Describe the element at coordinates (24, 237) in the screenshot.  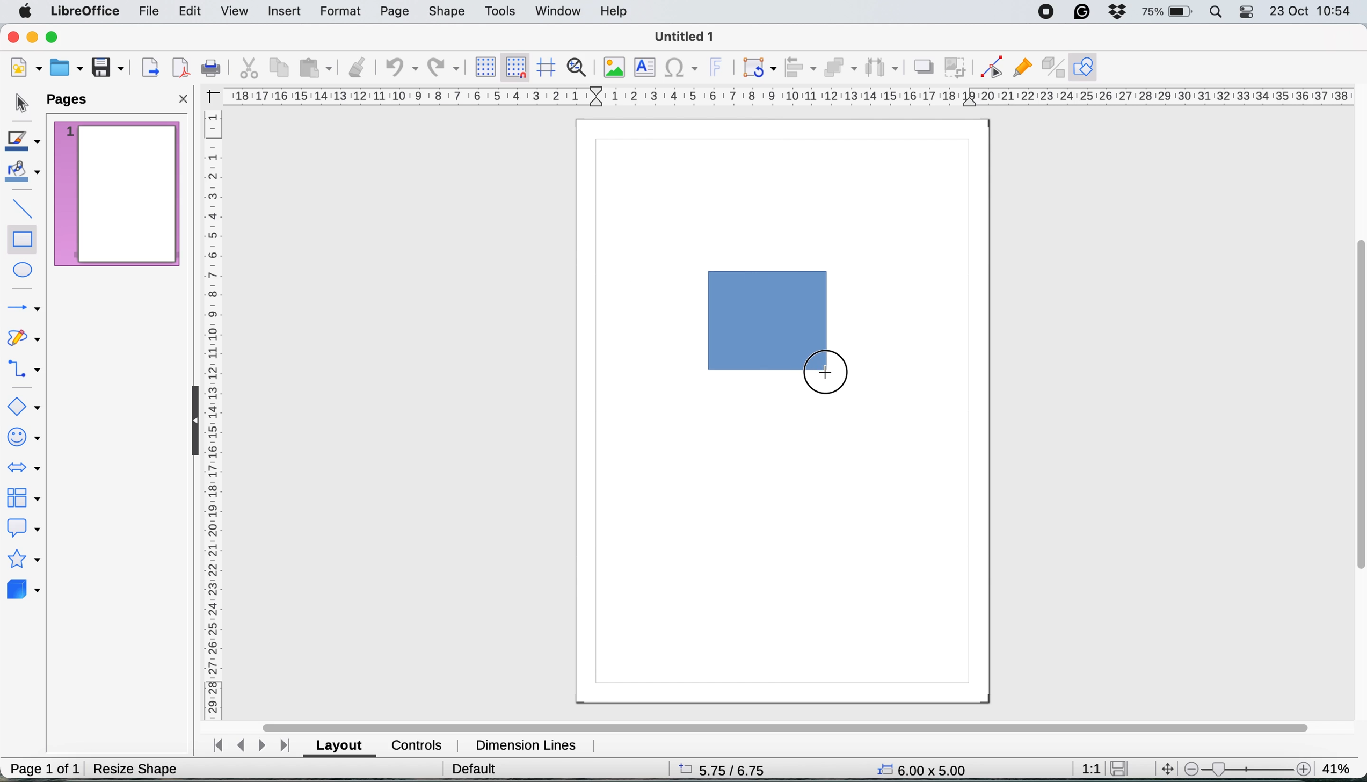
I see `rectangle` at that location.